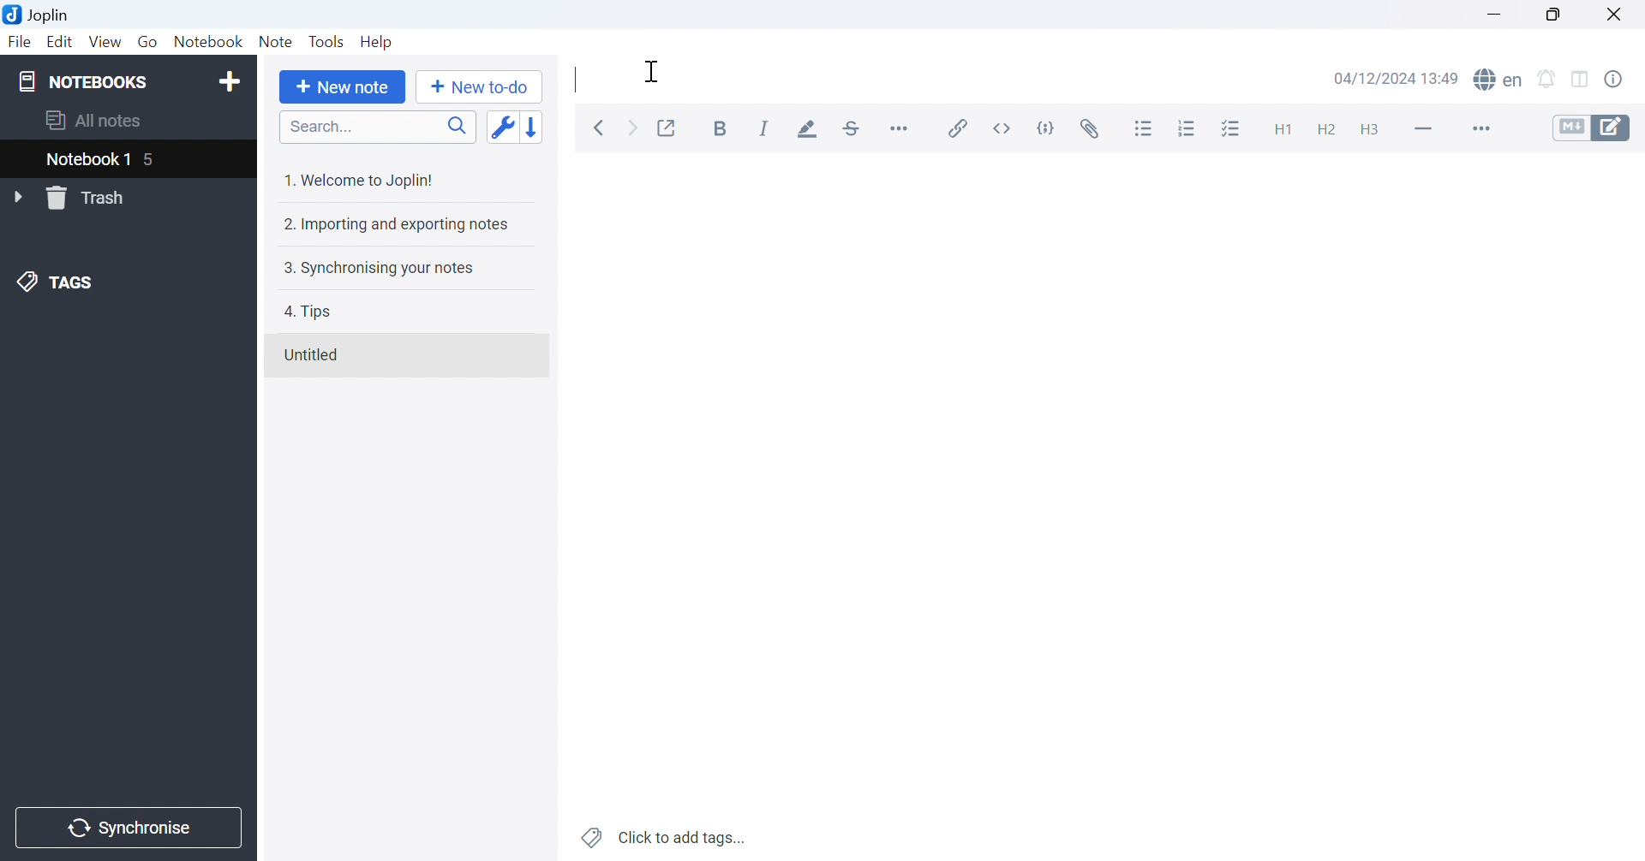 Image resolution: width=1645 pixels, height=861 pixels. Describe the element at coordinates (601, 129) in the screenshot. I see `Back` at that location.